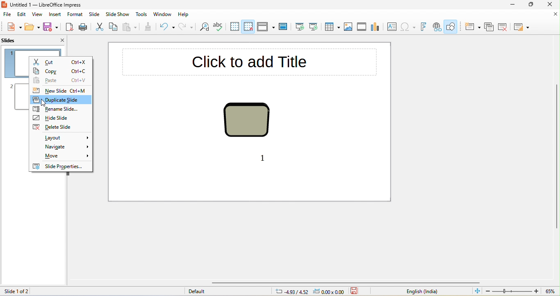 This screenshot has height=296, width=560. What do you see at coordinates (50, 118) in the screenshot?
I see `hide slide` at bounding box center [50, 118].